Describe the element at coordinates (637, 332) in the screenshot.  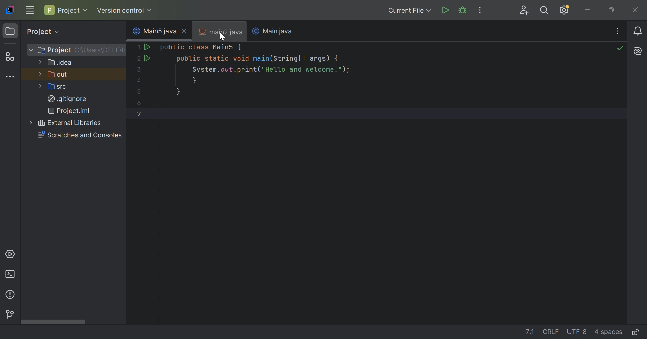
I see `Make file read-only` at that location.